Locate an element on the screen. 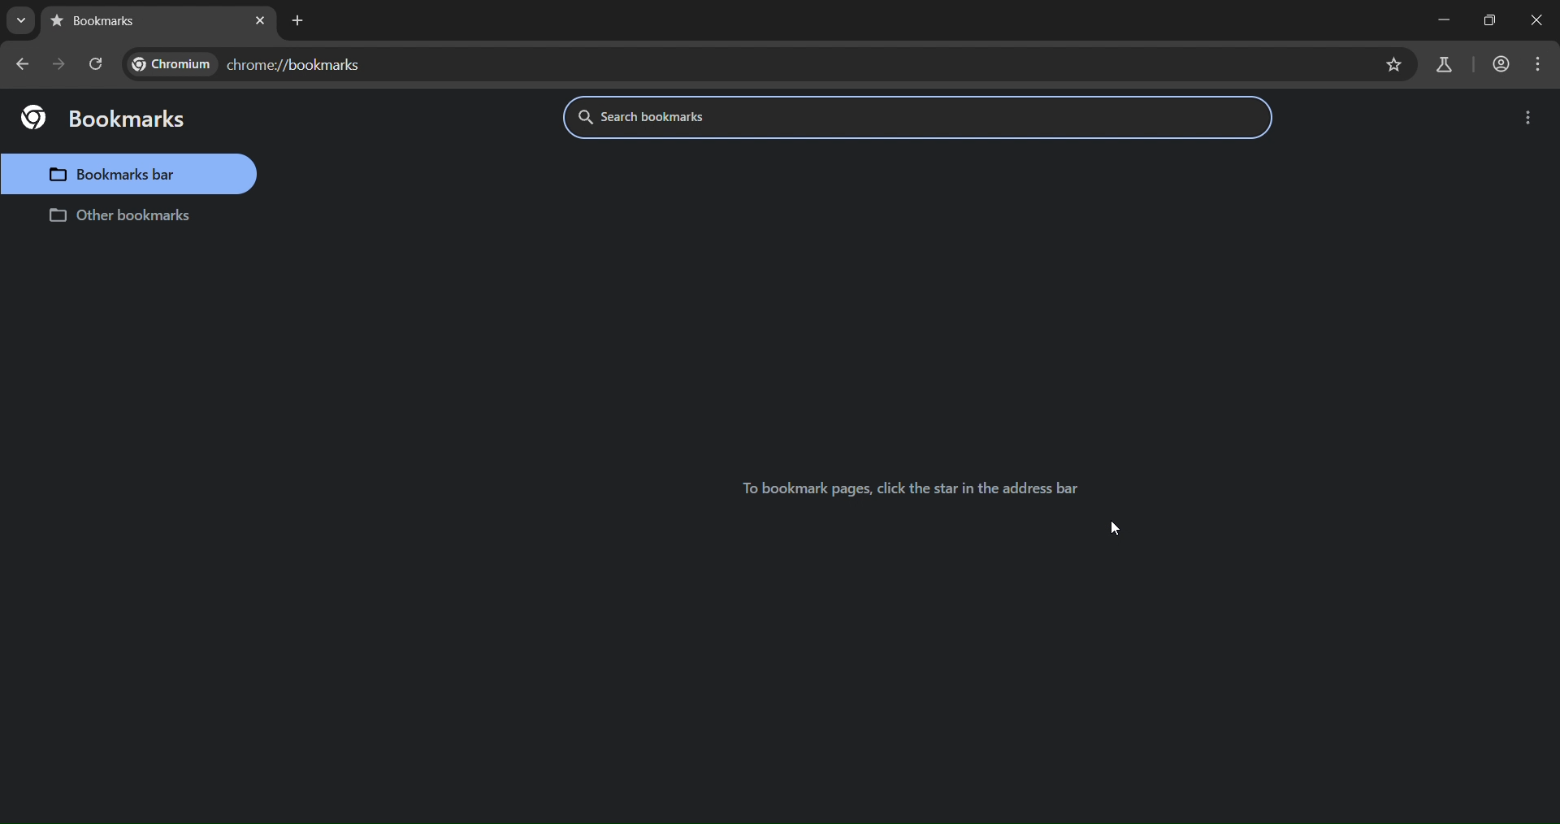 The width and height of the screenshot is (1560, 824). search bookmarks is located at coordinates (700, 118).